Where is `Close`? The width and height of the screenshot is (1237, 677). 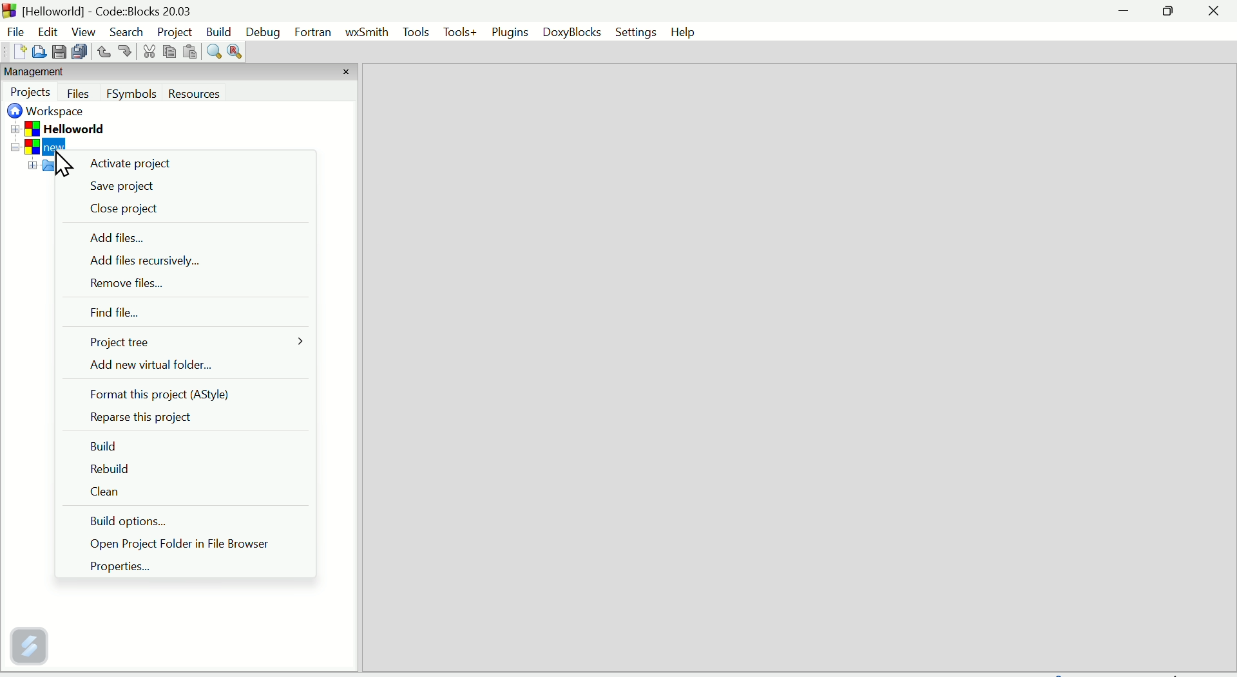 Close is located at coordinates (1213, 15).